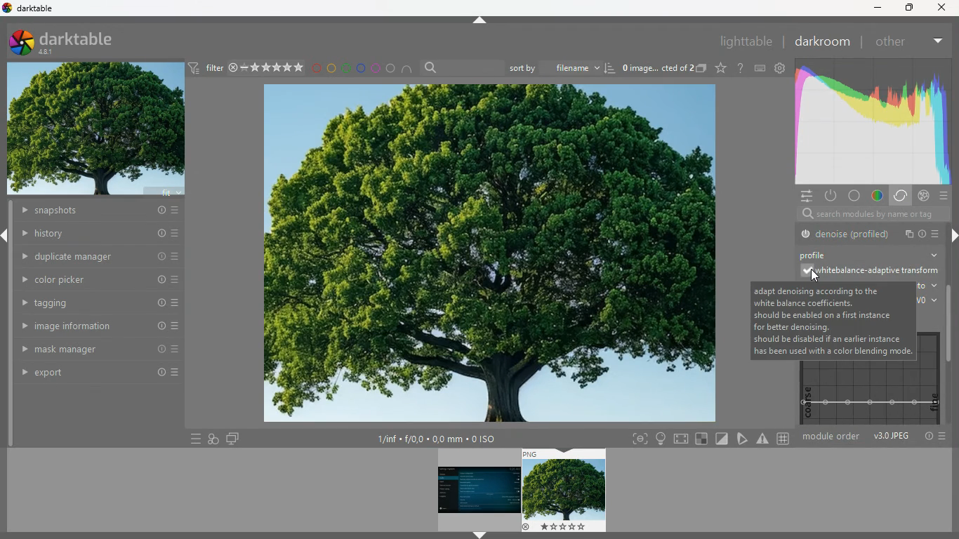  I want to click on image information, so click(92, 326).